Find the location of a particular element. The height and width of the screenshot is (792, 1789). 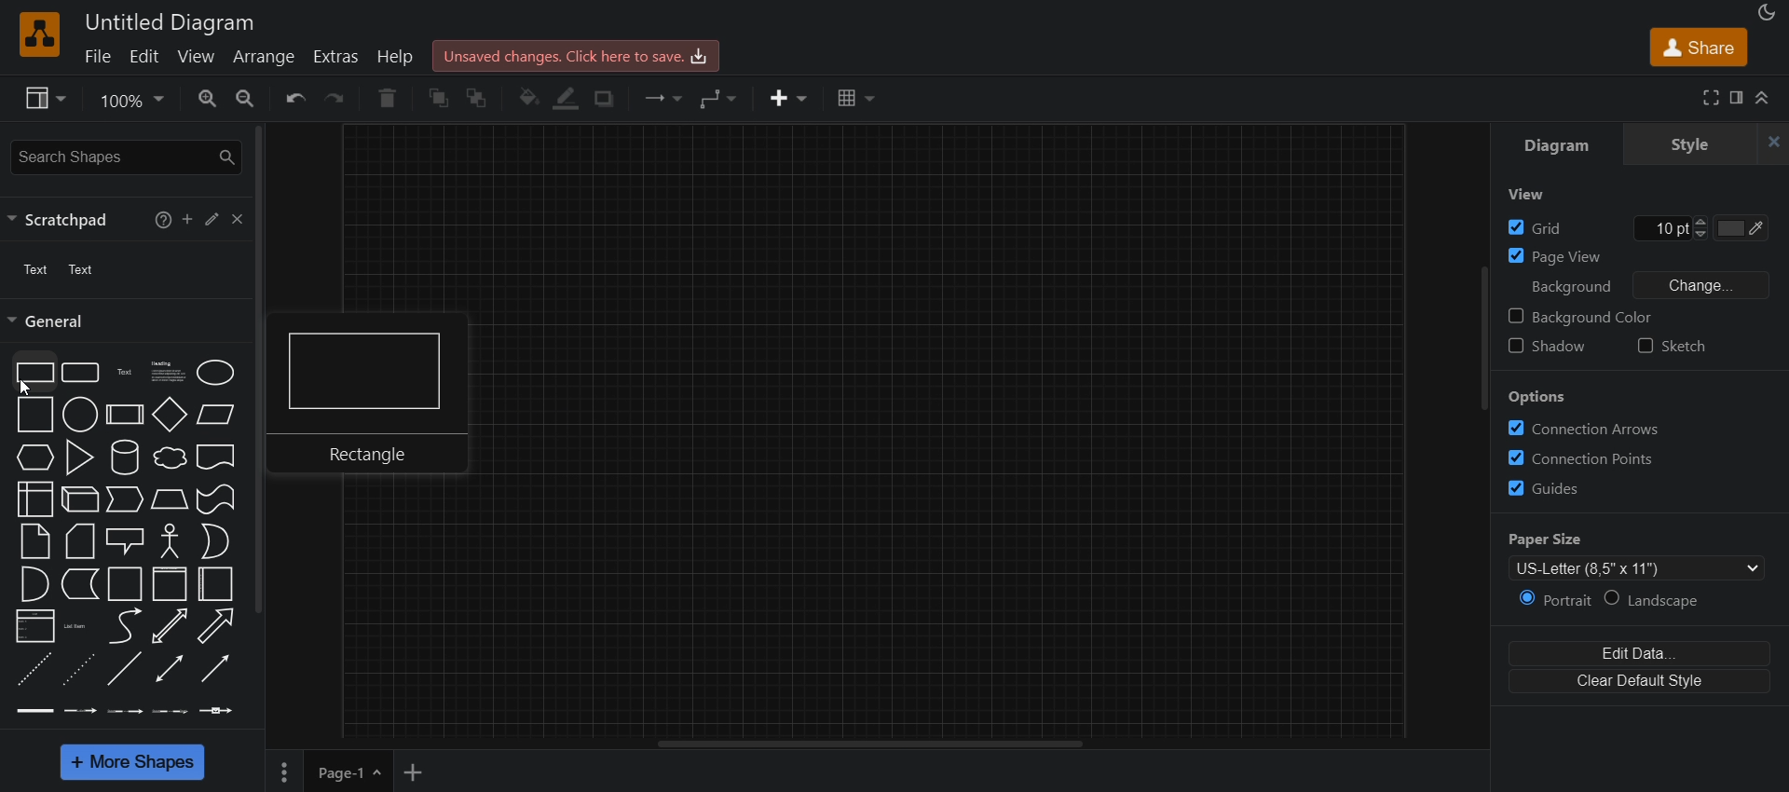

edit data is located at coordinates (1633, 650).